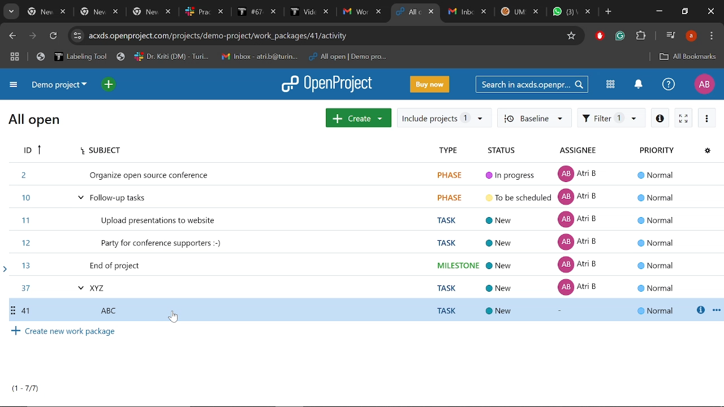 This screenshot has height=407, width=724. I want to click on Grmmarly, so click(621, 37).